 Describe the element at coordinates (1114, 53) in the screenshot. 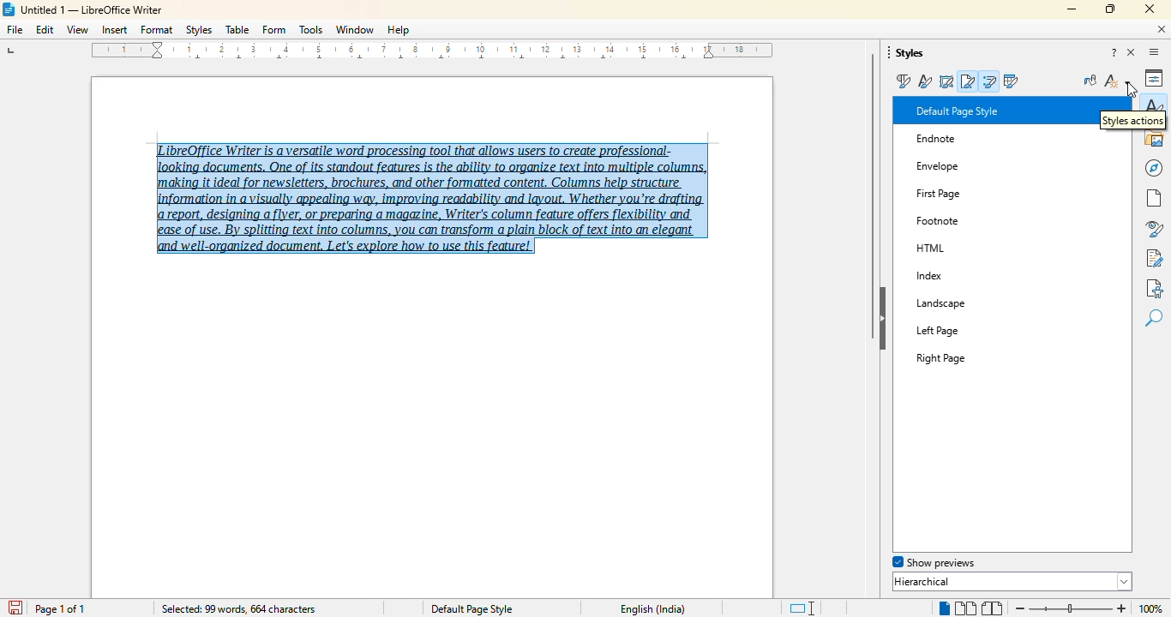

I see `help about this sidebar deck` at that location.